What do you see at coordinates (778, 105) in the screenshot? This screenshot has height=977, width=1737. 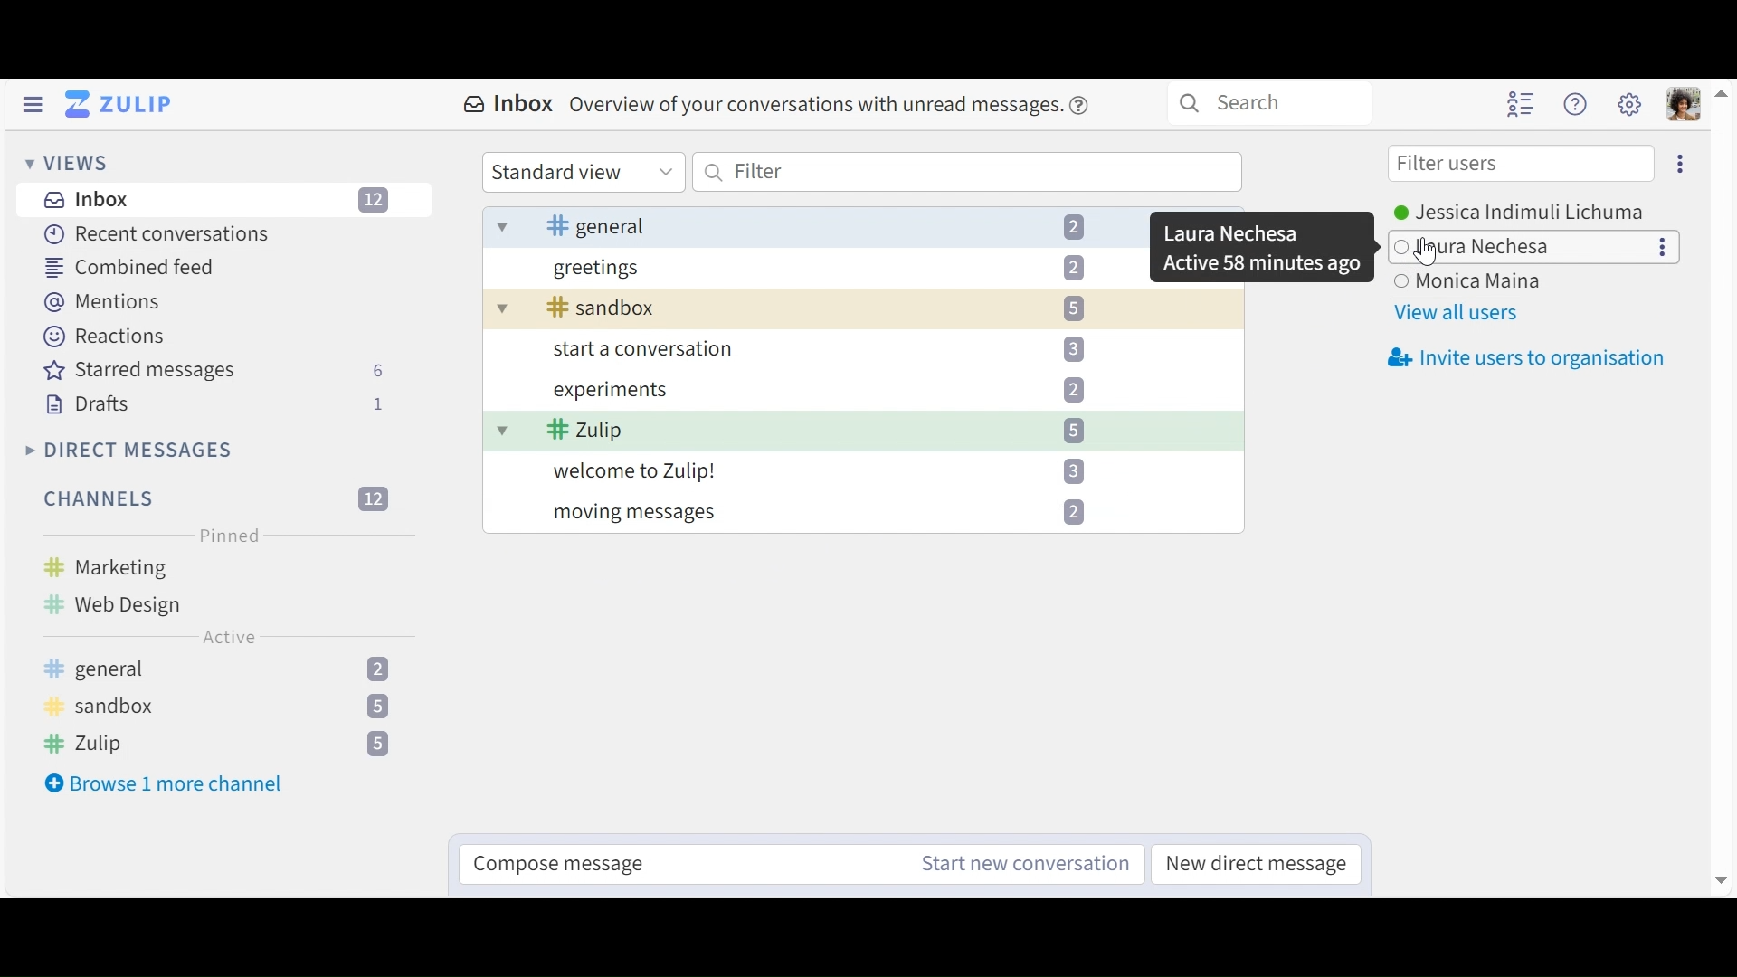 I see `Inbox` at bounding box center [778, 105].